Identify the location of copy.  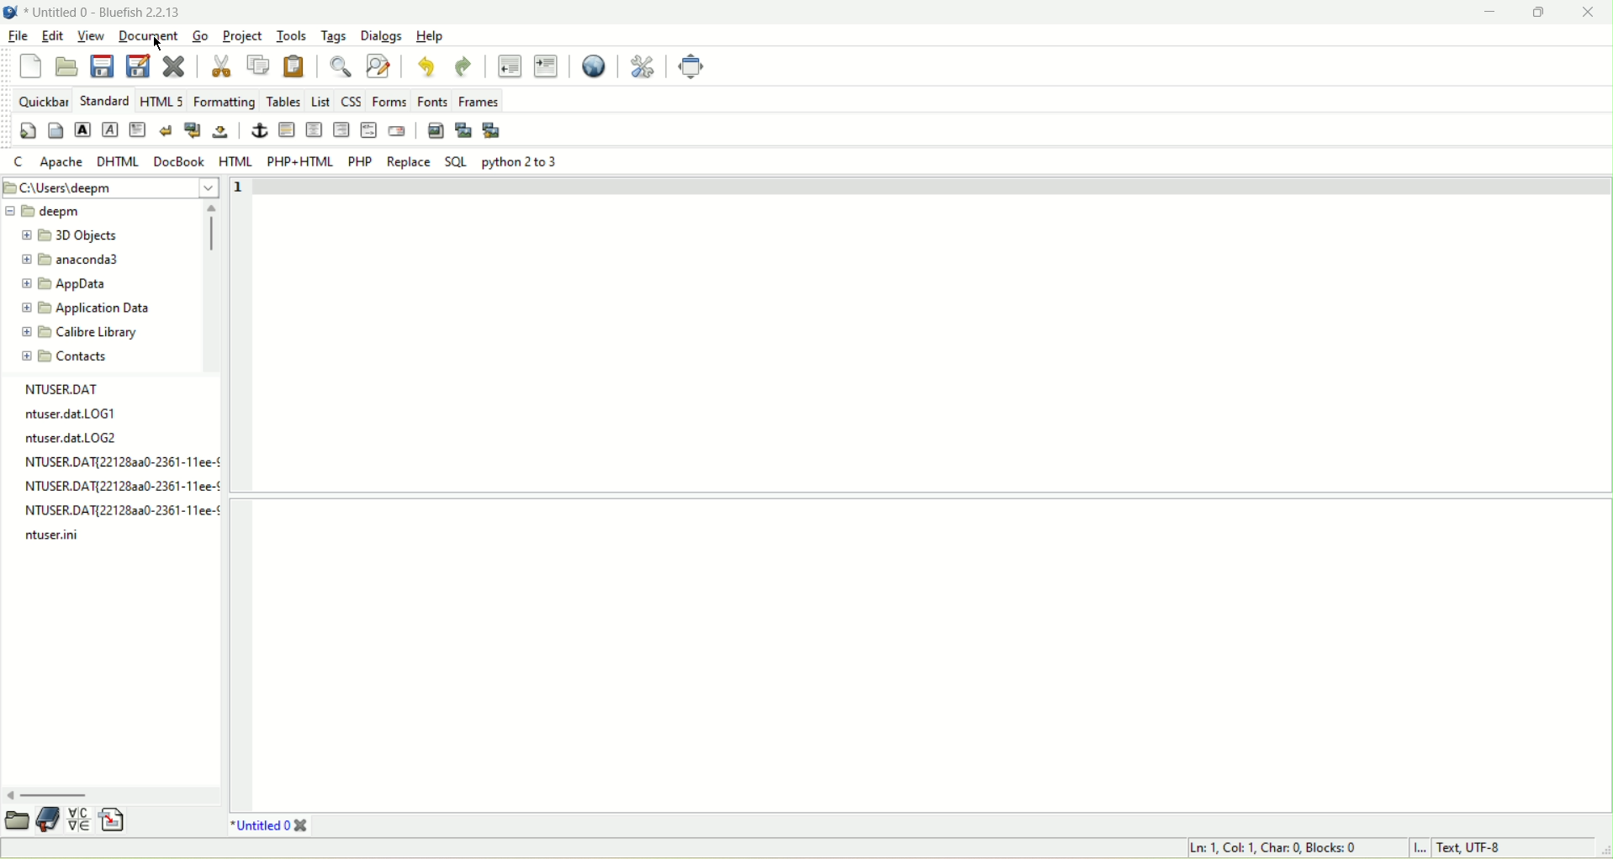
(260, 65).